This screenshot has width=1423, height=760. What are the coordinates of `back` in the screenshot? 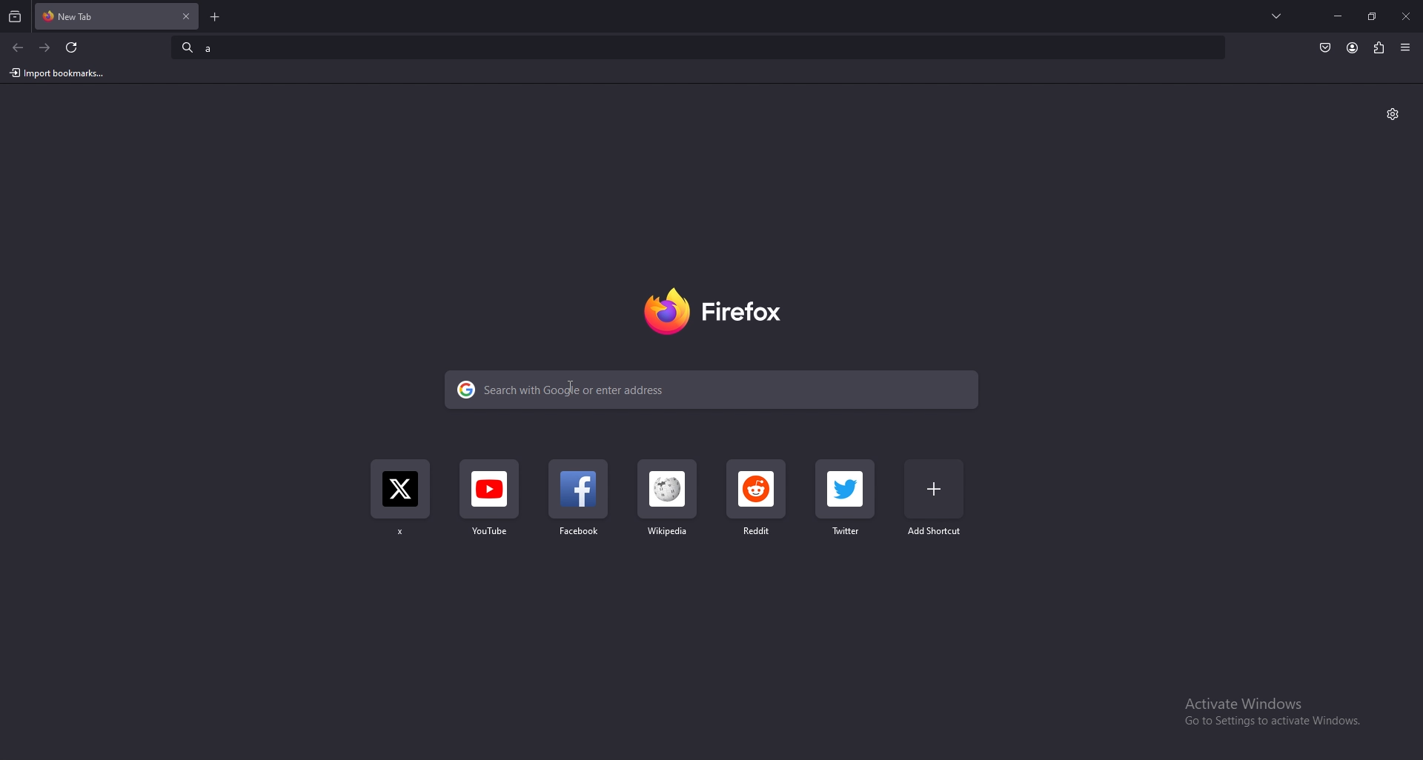 It's located at (18, 48).